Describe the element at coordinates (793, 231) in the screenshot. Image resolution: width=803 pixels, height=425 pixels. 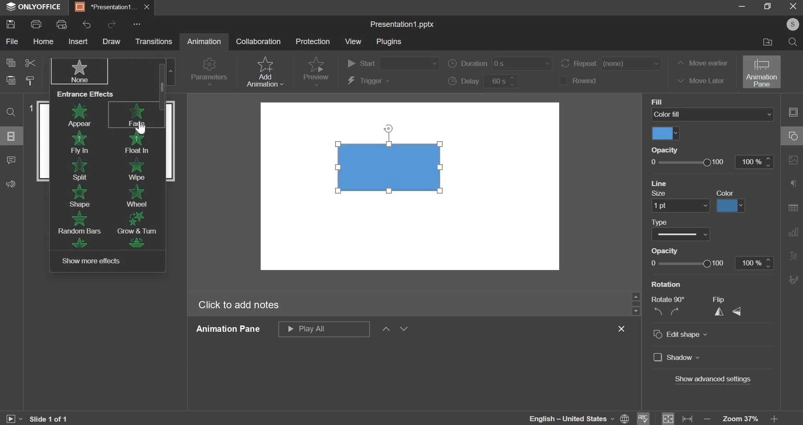
I see `Slide Transition` at that location.